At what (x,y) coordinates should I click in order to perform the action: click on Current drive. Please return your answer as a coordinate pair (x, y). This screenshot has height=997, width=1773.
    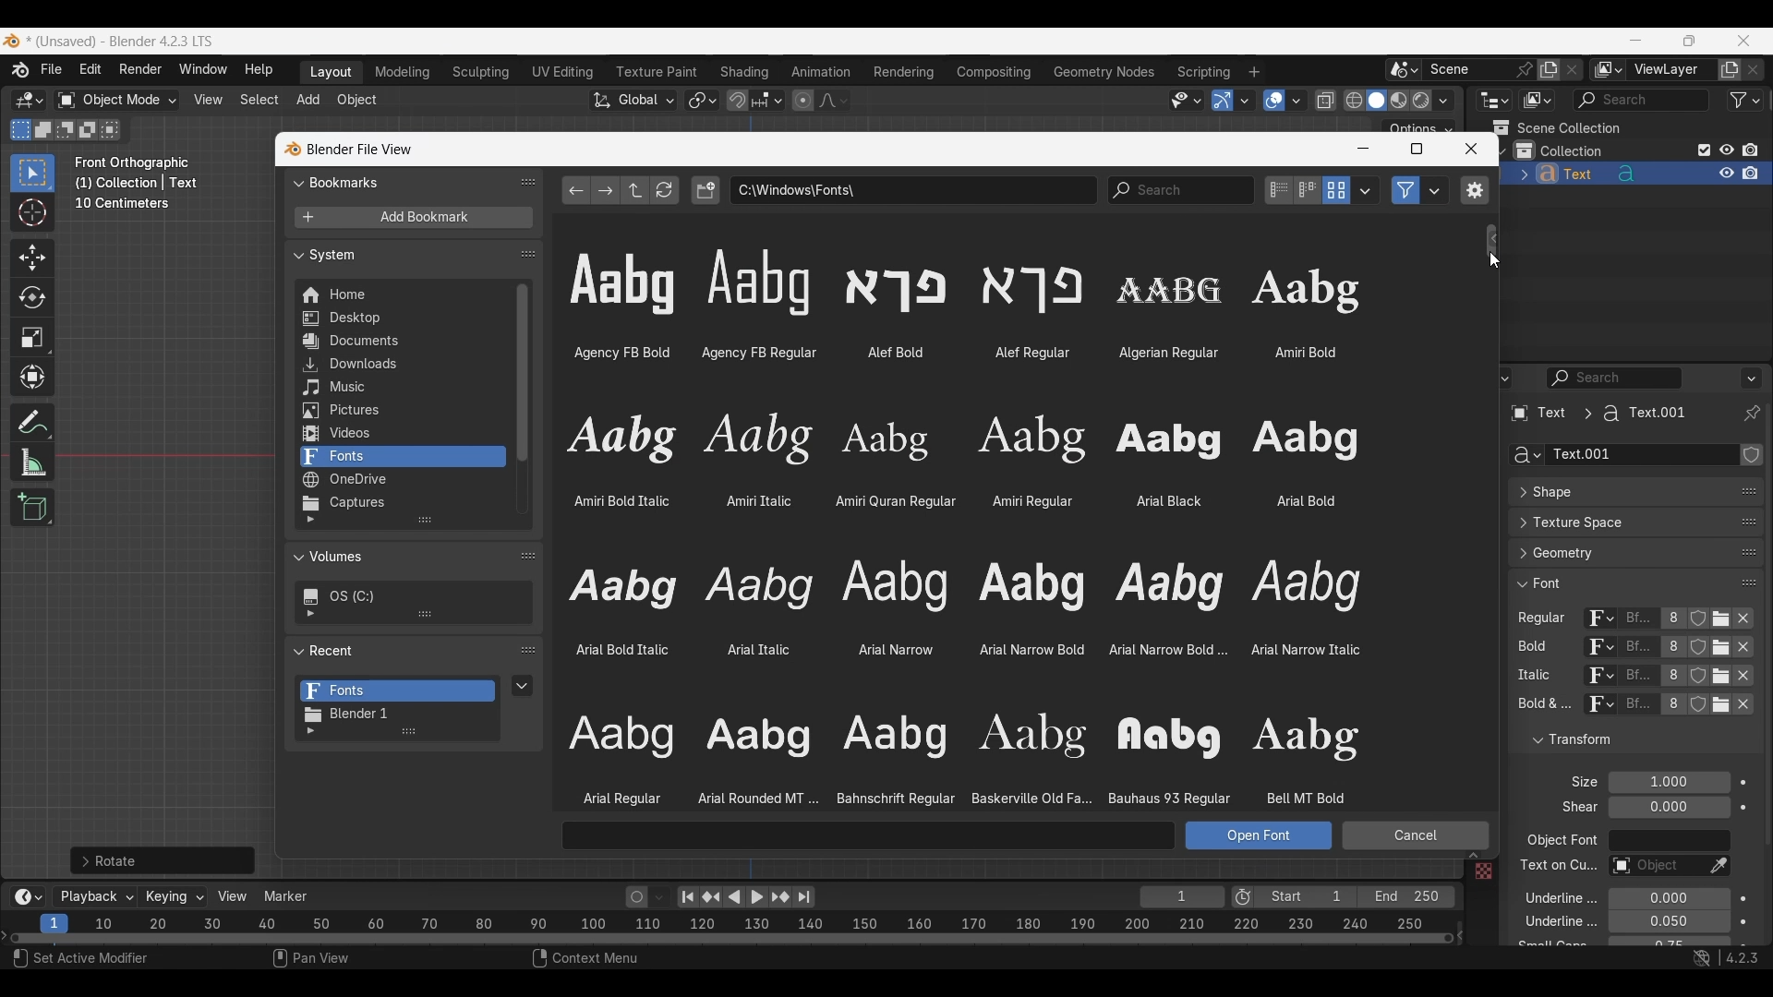
    Looking at the image, I should click on (406, 596).